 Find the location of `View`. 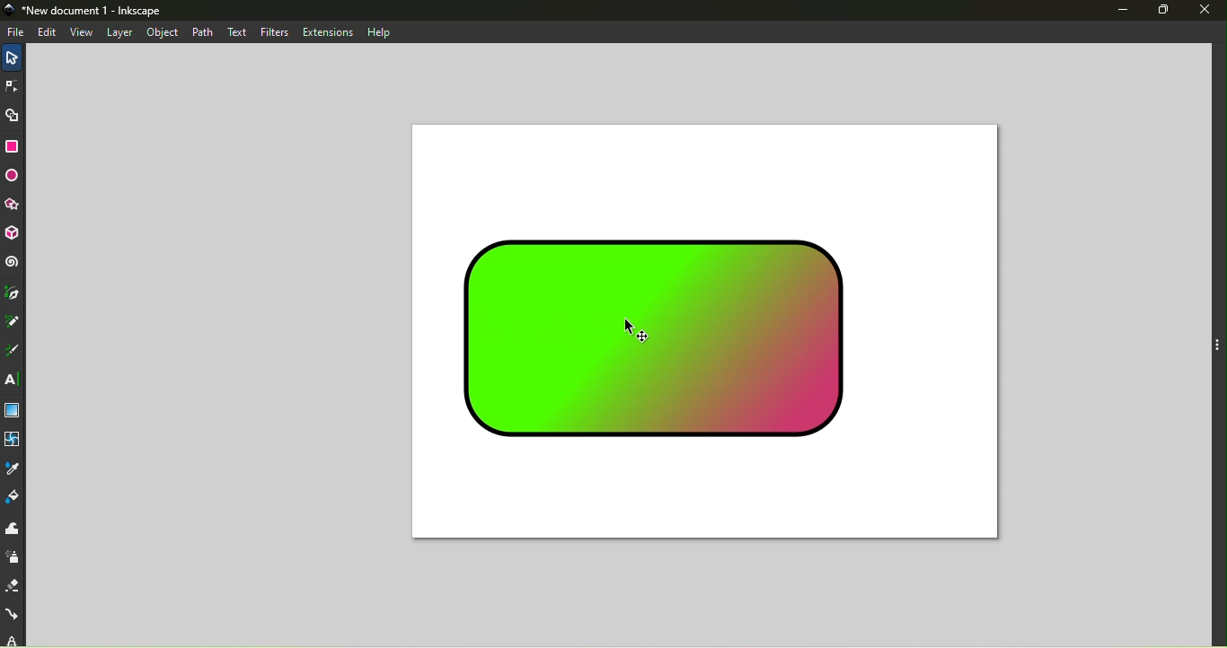

View is located at coordinates (81, 32).